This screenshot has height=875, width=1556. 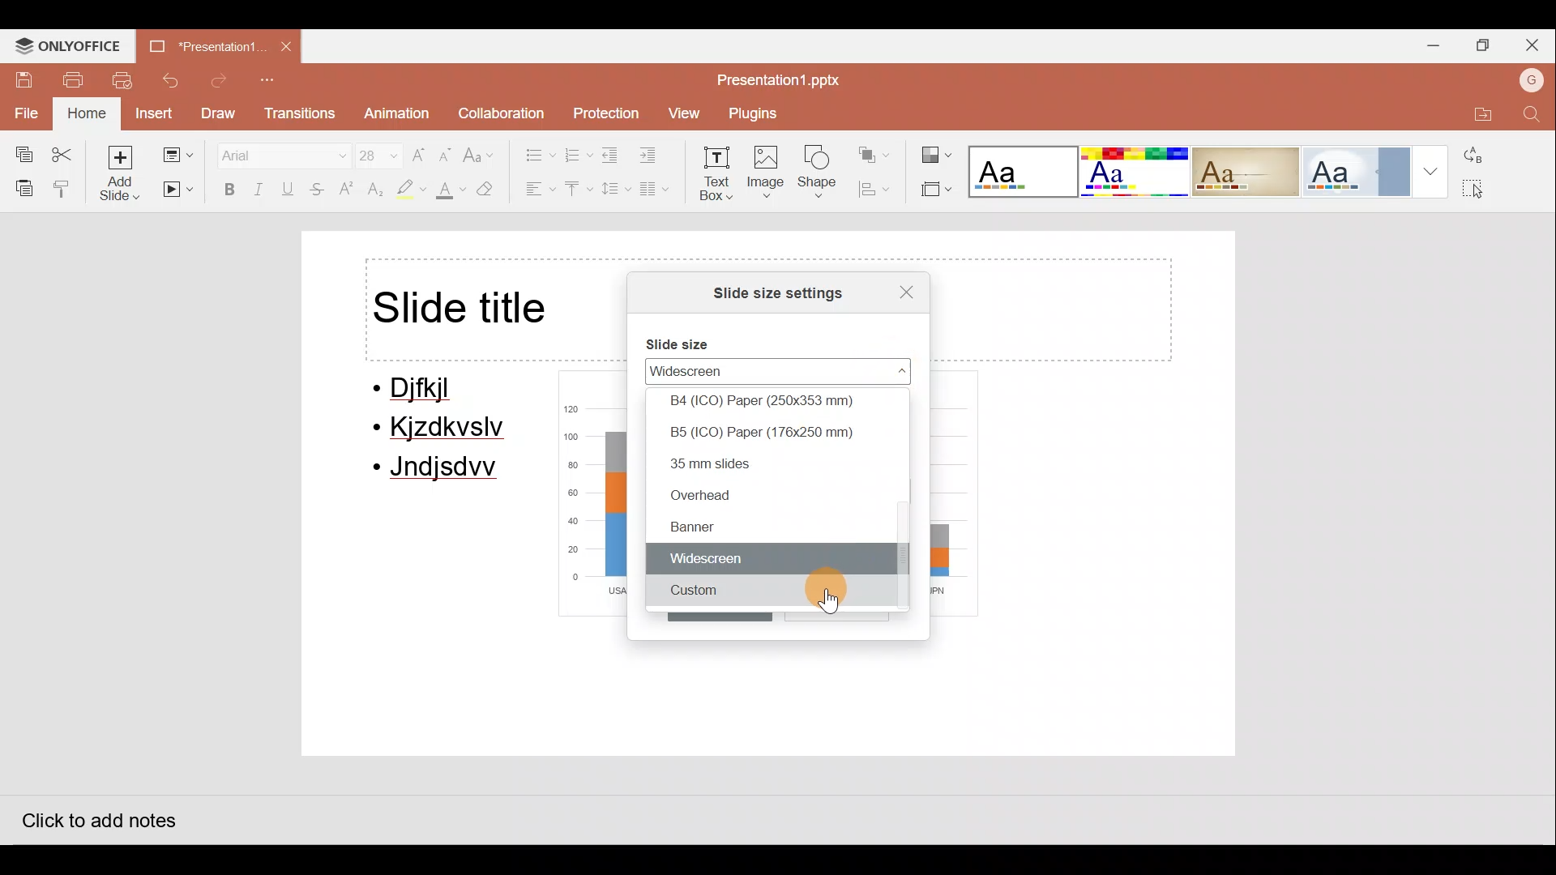 What do you see at coordinates (420, 149) in the screenshot?
I see `Increase font size` at bounding box center [420, 149].